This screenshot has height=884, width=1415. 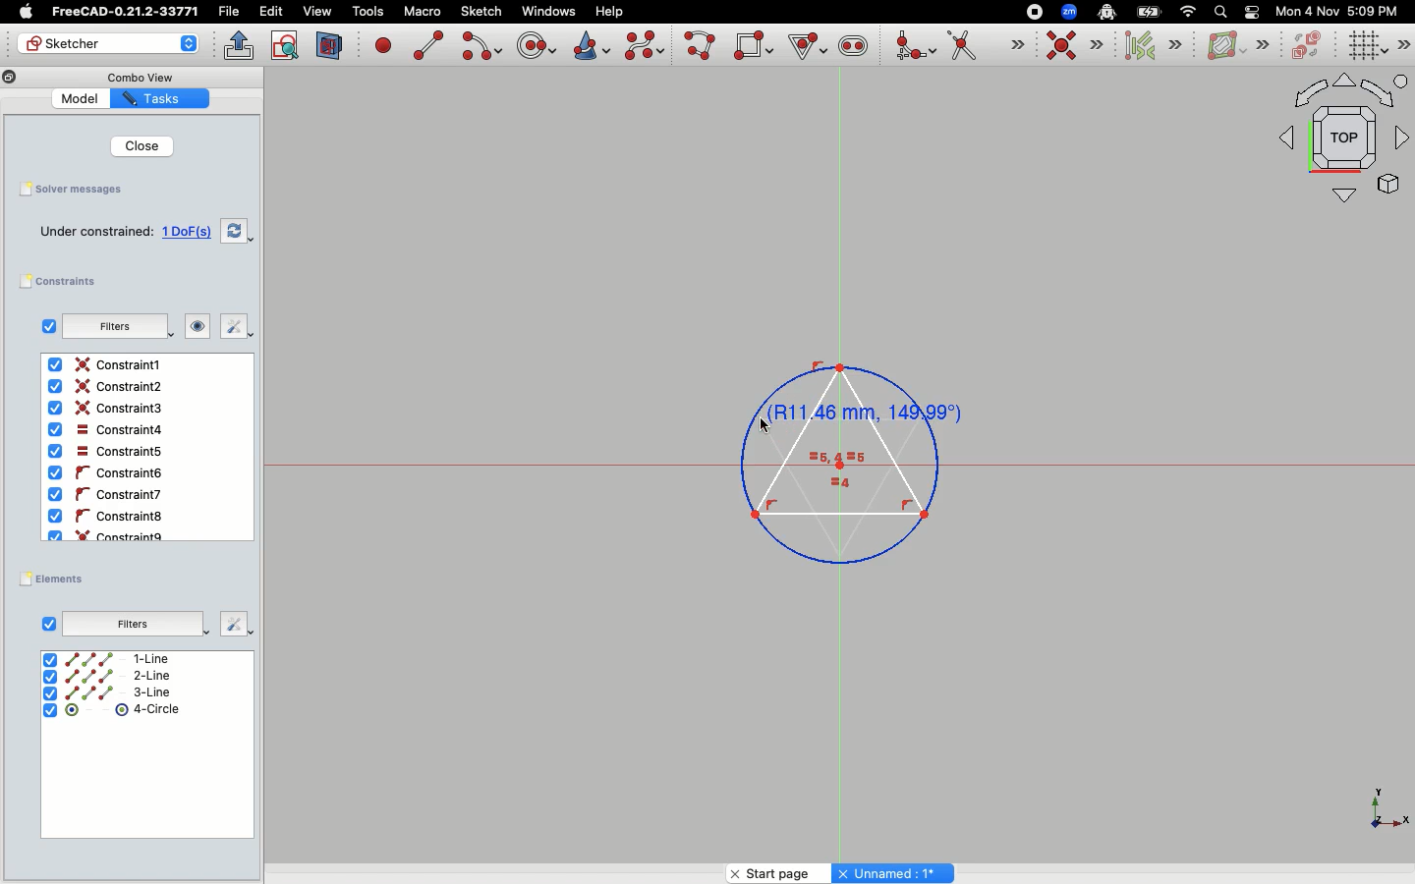 What do you see at coordinates (1365, 46) in the screenshot?
I see `Toggle grid` at bounding box center [1365, 46].